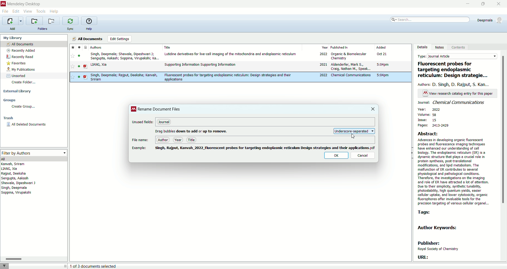  I want to click on maximize, so click(483, 4).